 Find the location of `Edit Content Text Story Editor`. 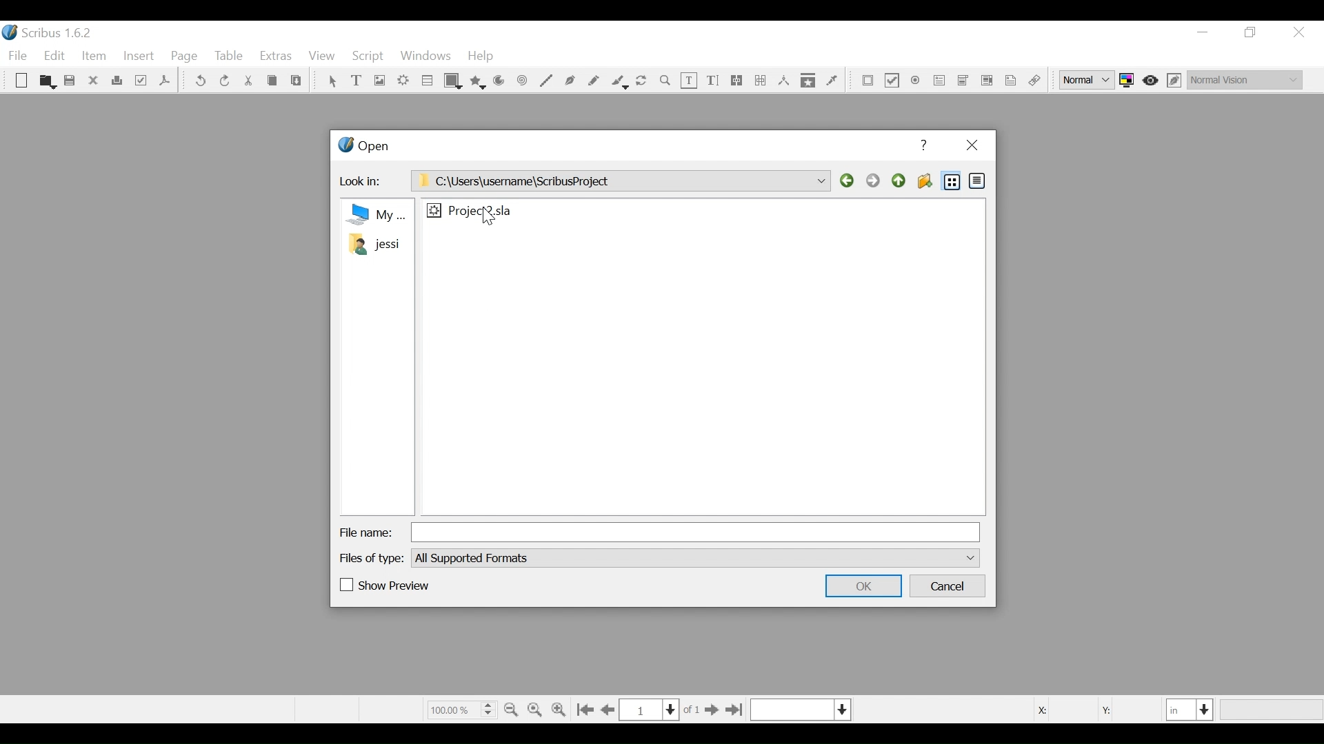

Edit Content Text Story Editor is located at coordinates (712, 81).